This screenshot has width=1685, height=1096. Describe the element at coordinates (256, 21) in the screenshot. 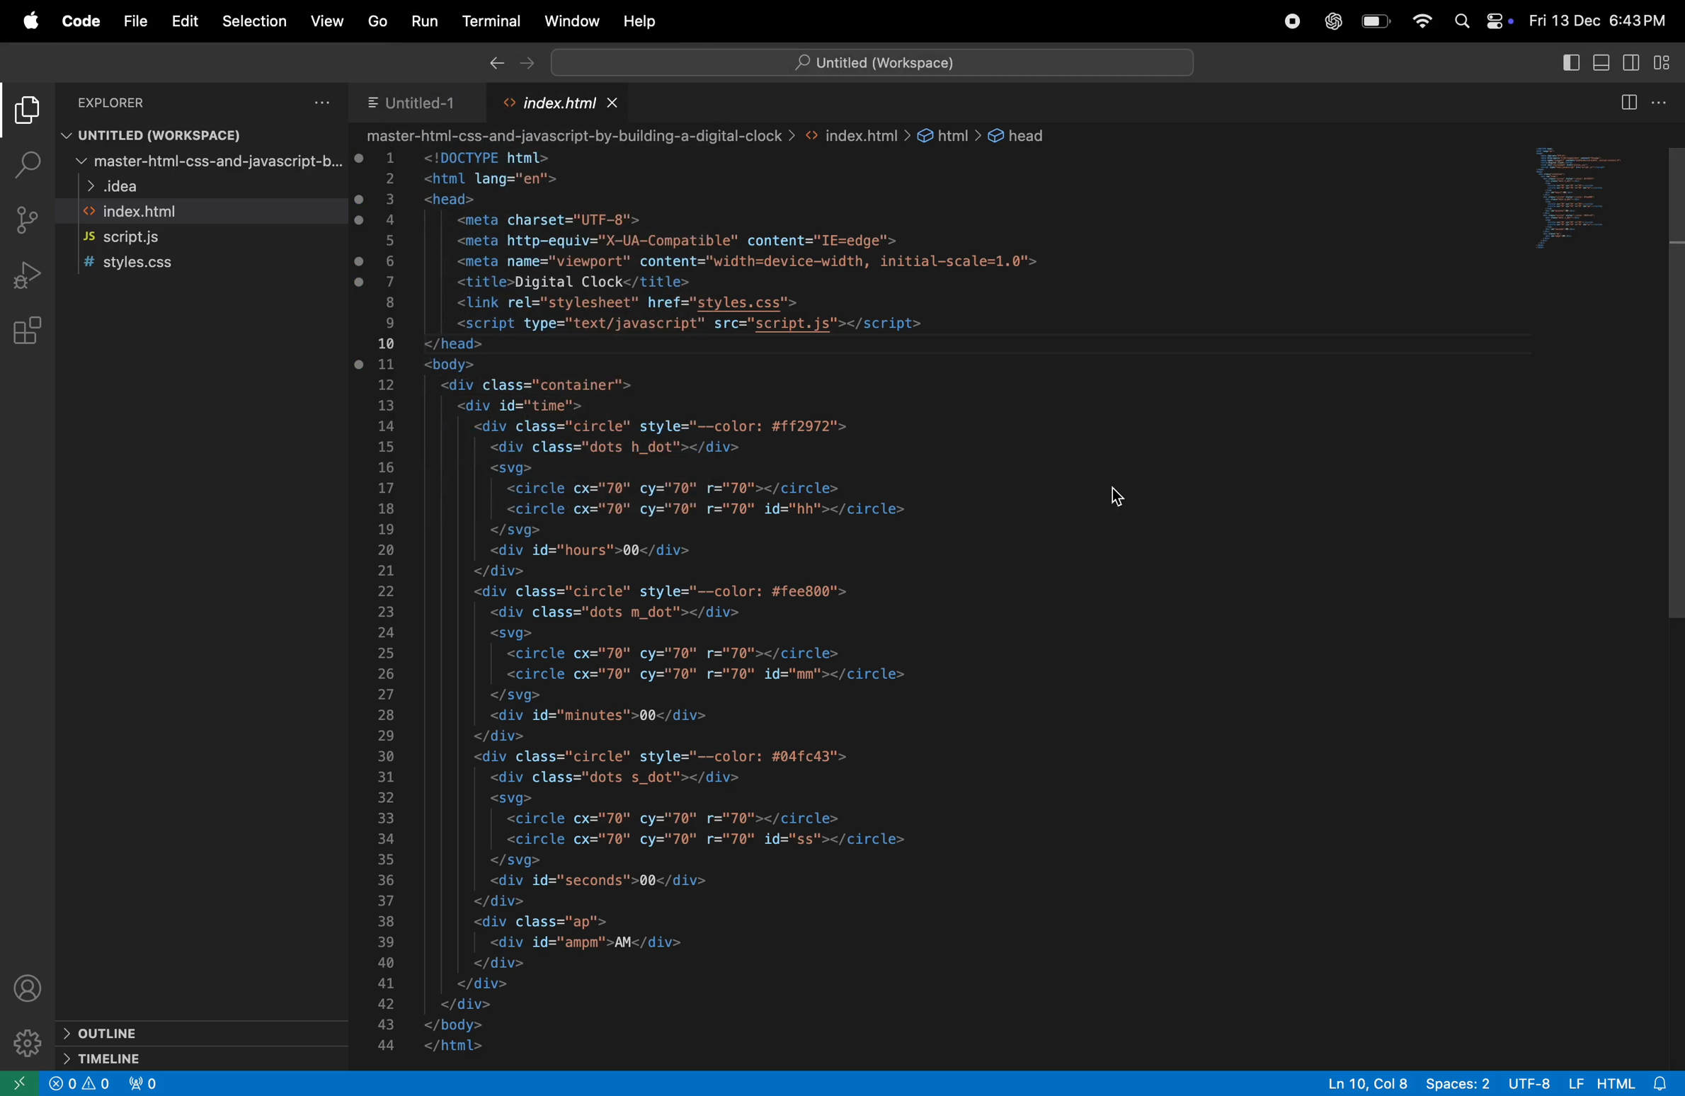

I see `Selection` at that location.